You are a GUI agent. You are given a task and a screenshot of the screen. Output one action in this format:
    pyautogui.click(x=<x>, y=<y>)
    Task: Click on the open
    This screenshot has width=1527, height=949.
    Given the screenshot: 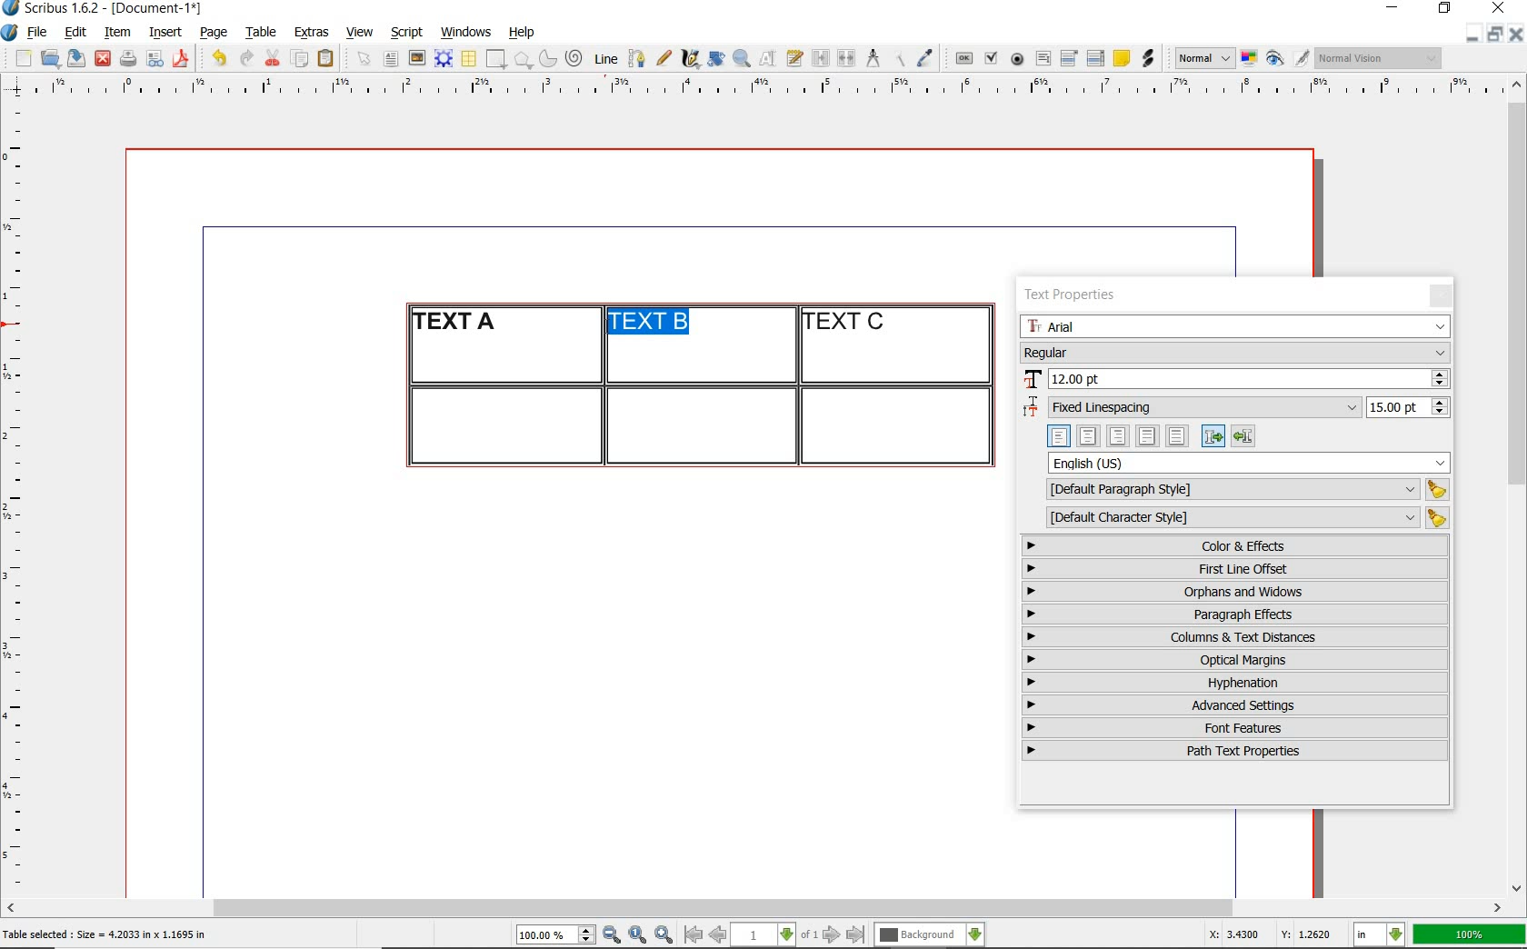 What is the action you would take?
    pyautogui.click(x=49, y=57)
    